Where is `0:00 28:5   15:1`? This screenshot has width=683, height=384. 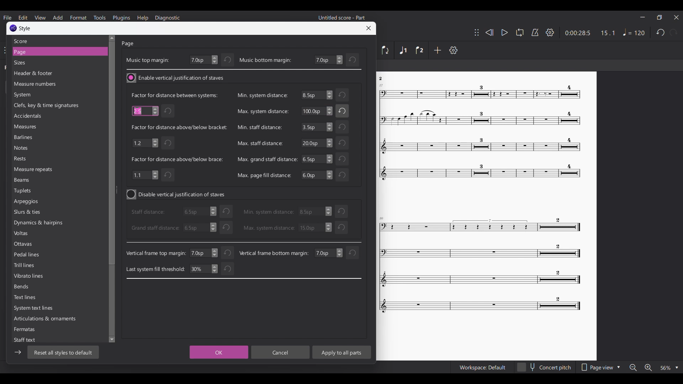
0:00 28:5   15:1 is located at coordinates (589, 33).